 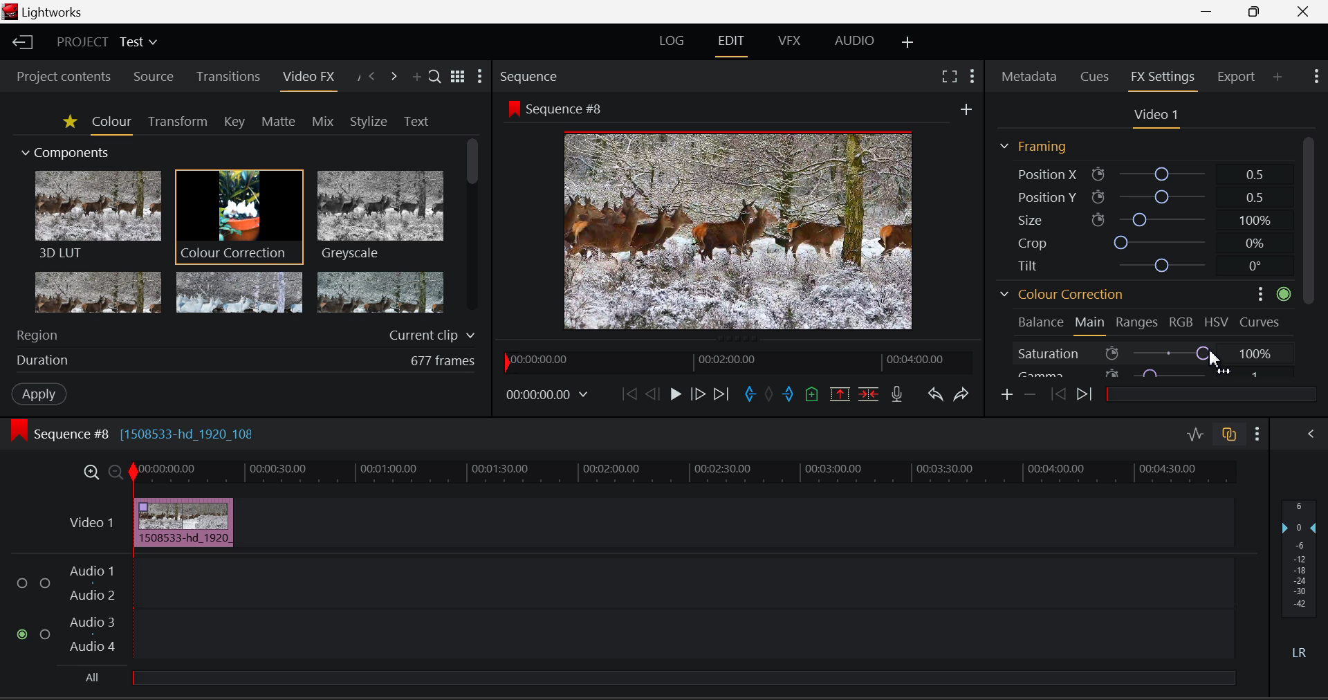 I want to click on Redo, so click(x=963, y=395).